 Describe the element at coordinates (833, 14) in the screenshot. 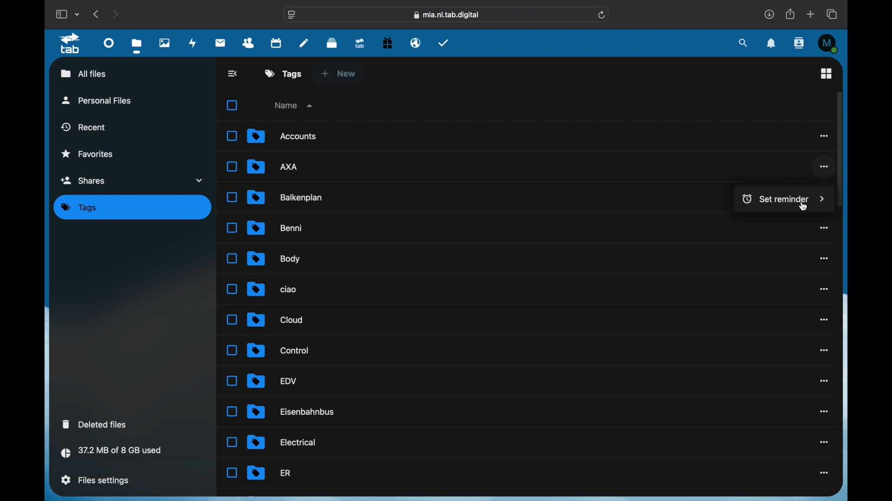

I see `show tab overview` at that location.